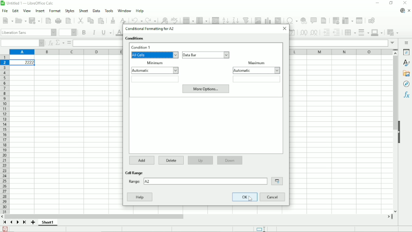 The height and width of the screenshot is (232, 412). I want to click on range: A2, so click(198, 181).